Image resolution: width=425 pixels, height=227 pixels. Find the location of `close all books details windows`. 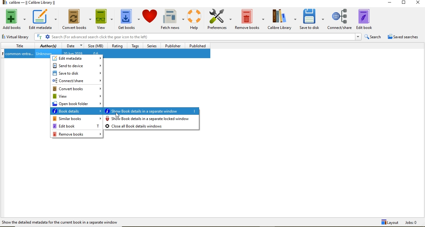

close all books details windows is located at coordinates (152, 126).